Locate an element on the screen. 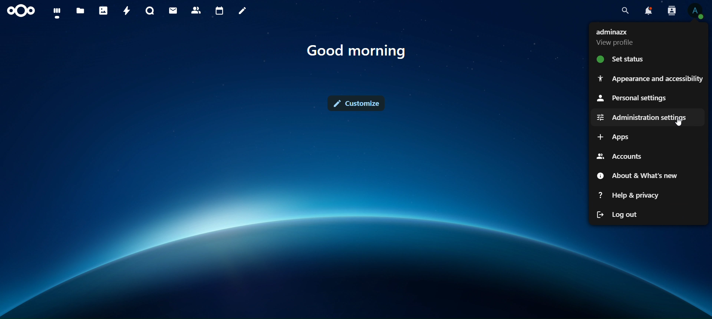  help & privacy is located at coordinates (630, 195).